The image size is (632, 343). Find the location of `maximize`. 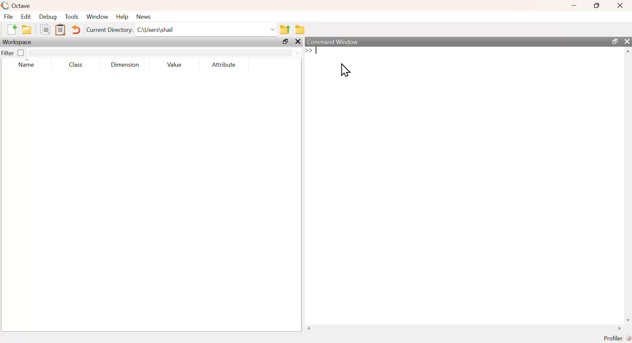

maximize is located at coordinates (595, 6).